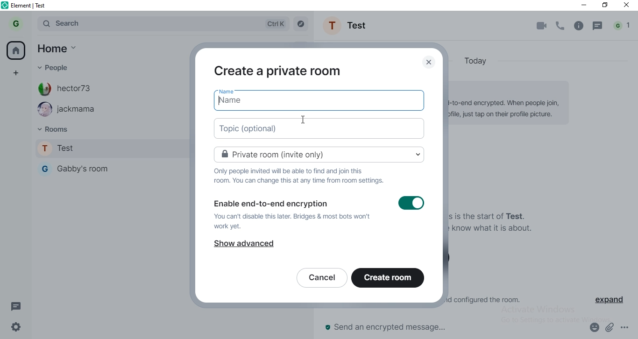 This screenshot has height=339, width=638. Describe the element at coordinates (16, 308) in the screenshot. I see `message` at that location.